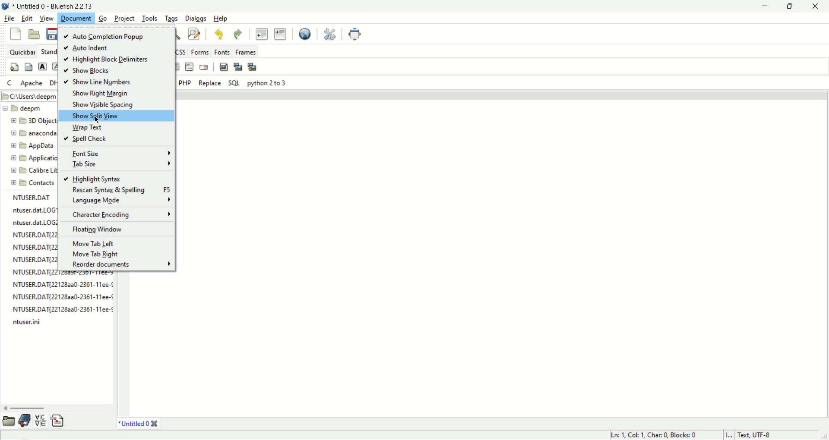 The width and height of the screenshot is (829, 440). What do you see at coordinates (43, 66) in the screenshot?
I see `strong` at bounding box center [43, 66].